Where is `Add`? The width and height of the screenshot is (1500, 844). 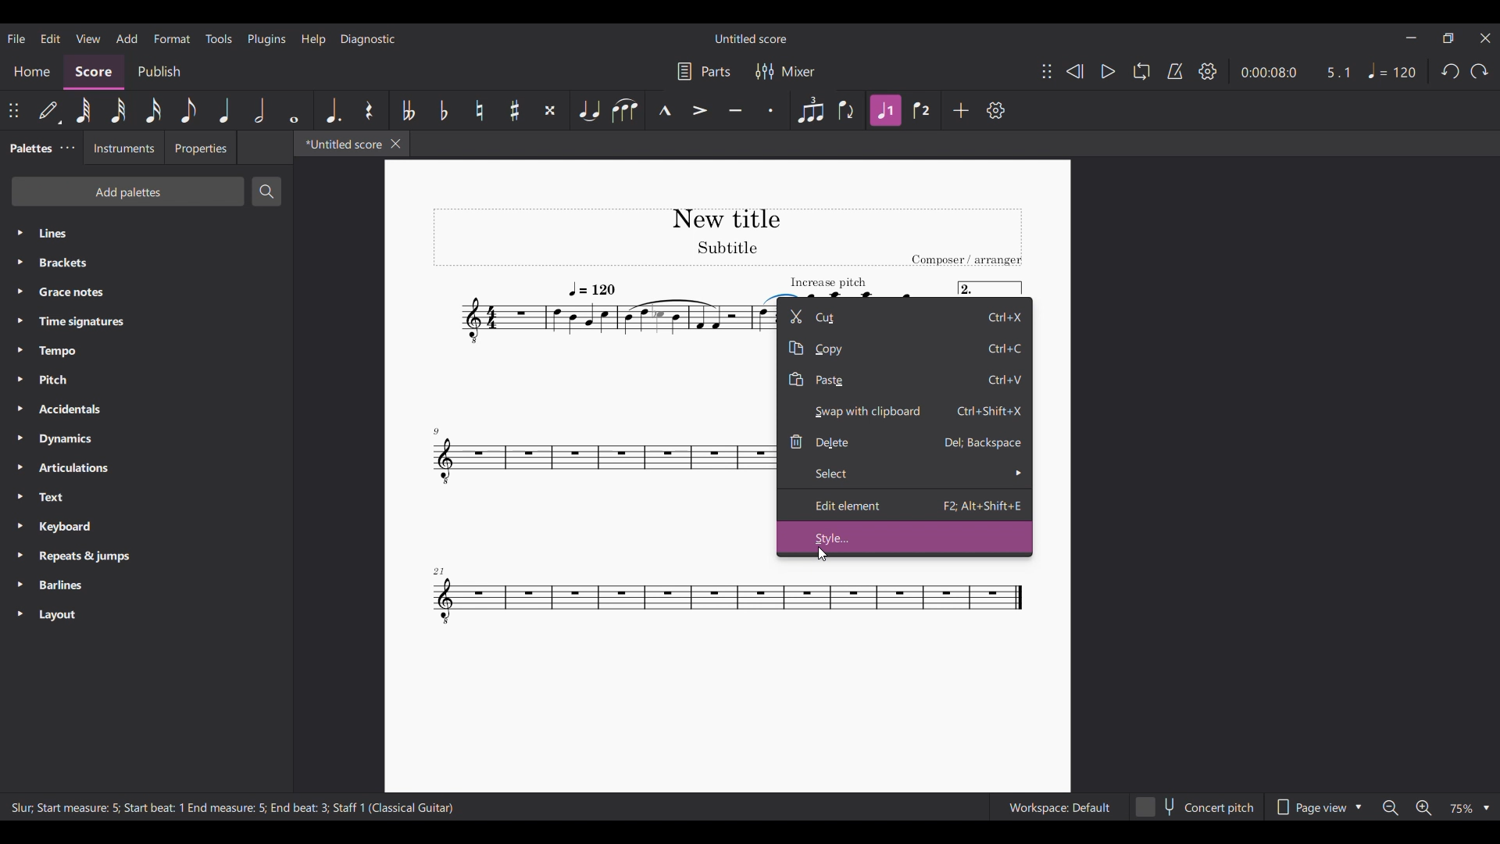
Add is located at coordinates (961, 110).